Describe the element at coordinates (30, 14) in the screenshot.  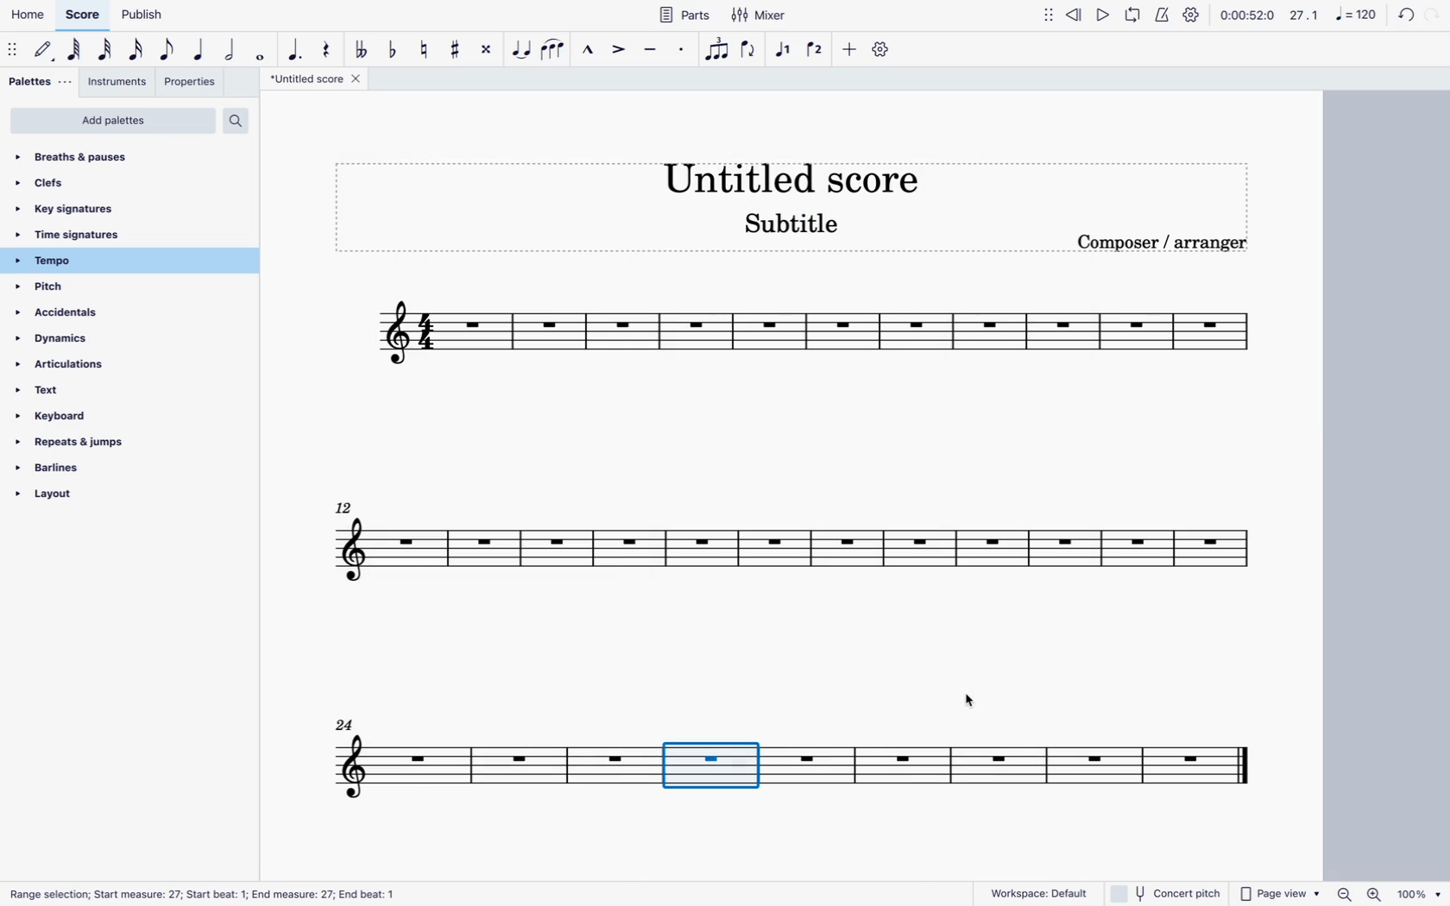
I see `home` at that location.